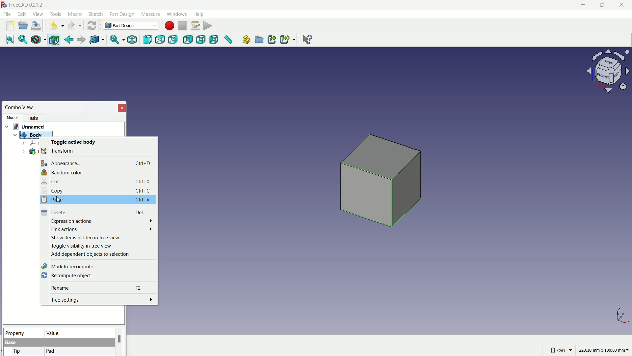  What do you see at coordinates (622, 5) in the screenshot?
I see `close app` at bounding box center [622, 5].